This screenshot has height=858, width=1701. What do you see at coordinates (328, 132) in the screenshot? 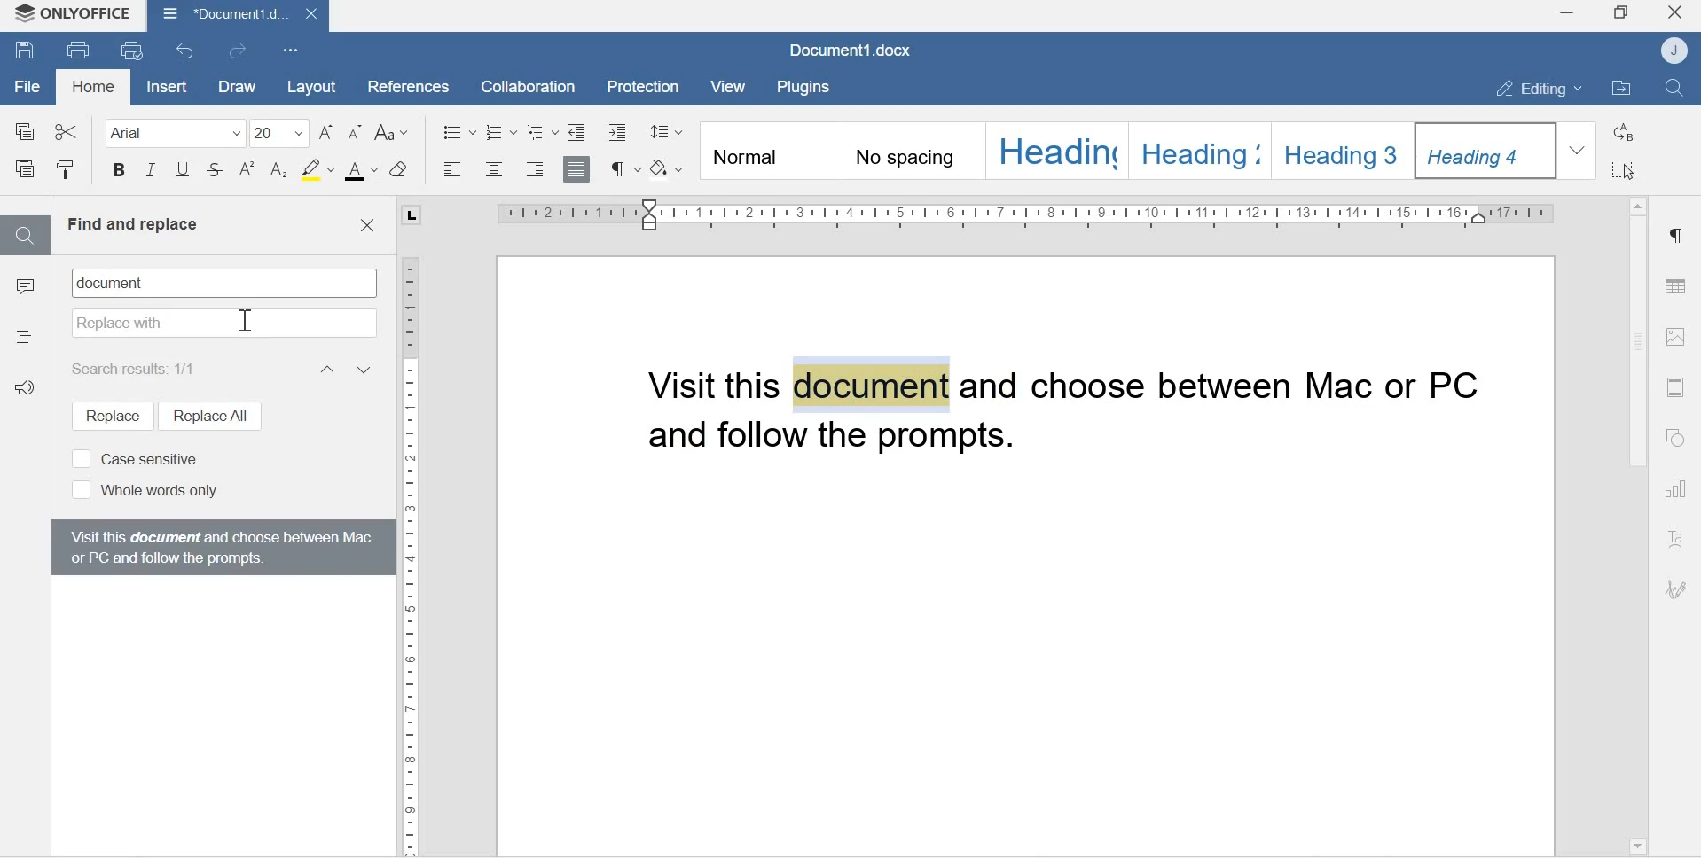
I see `Increment font size` at bounding box center [328, 132].